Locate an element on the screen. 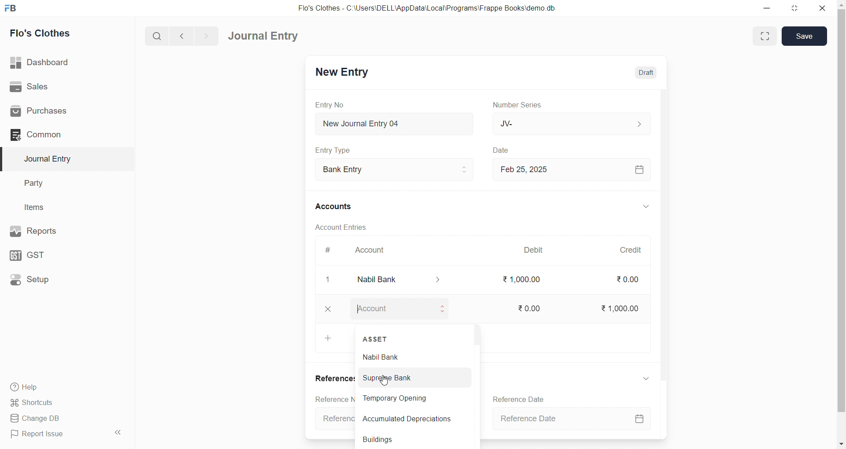  New Entry is located at coordinates (345, 73).